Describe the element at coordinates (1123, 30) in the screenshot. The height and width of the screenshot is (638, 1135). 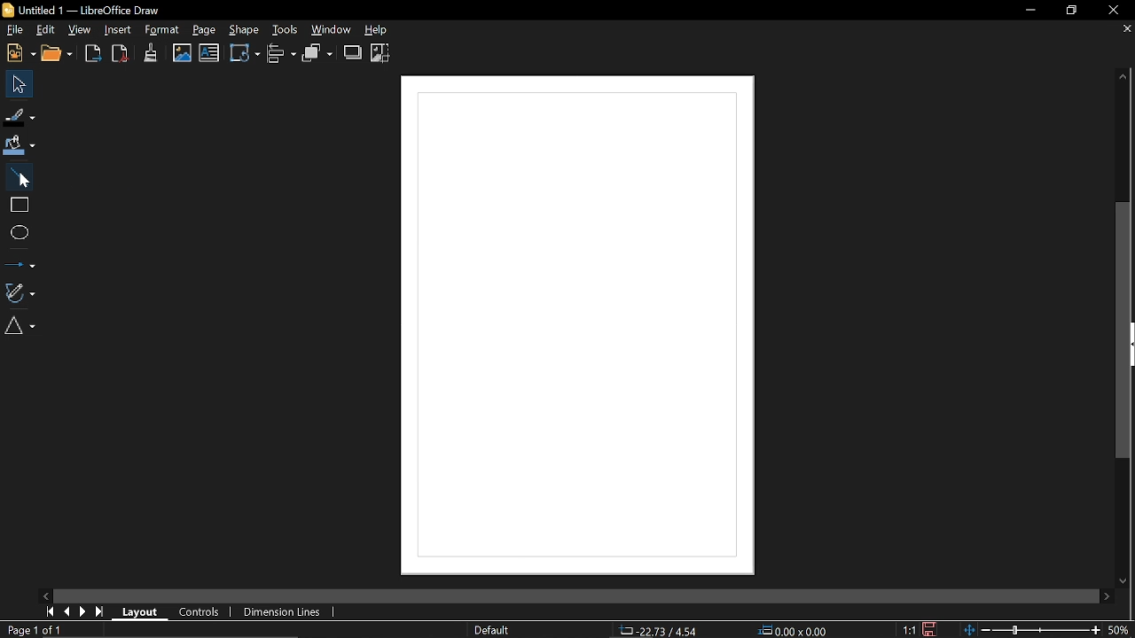
I see `Close page` at that location.